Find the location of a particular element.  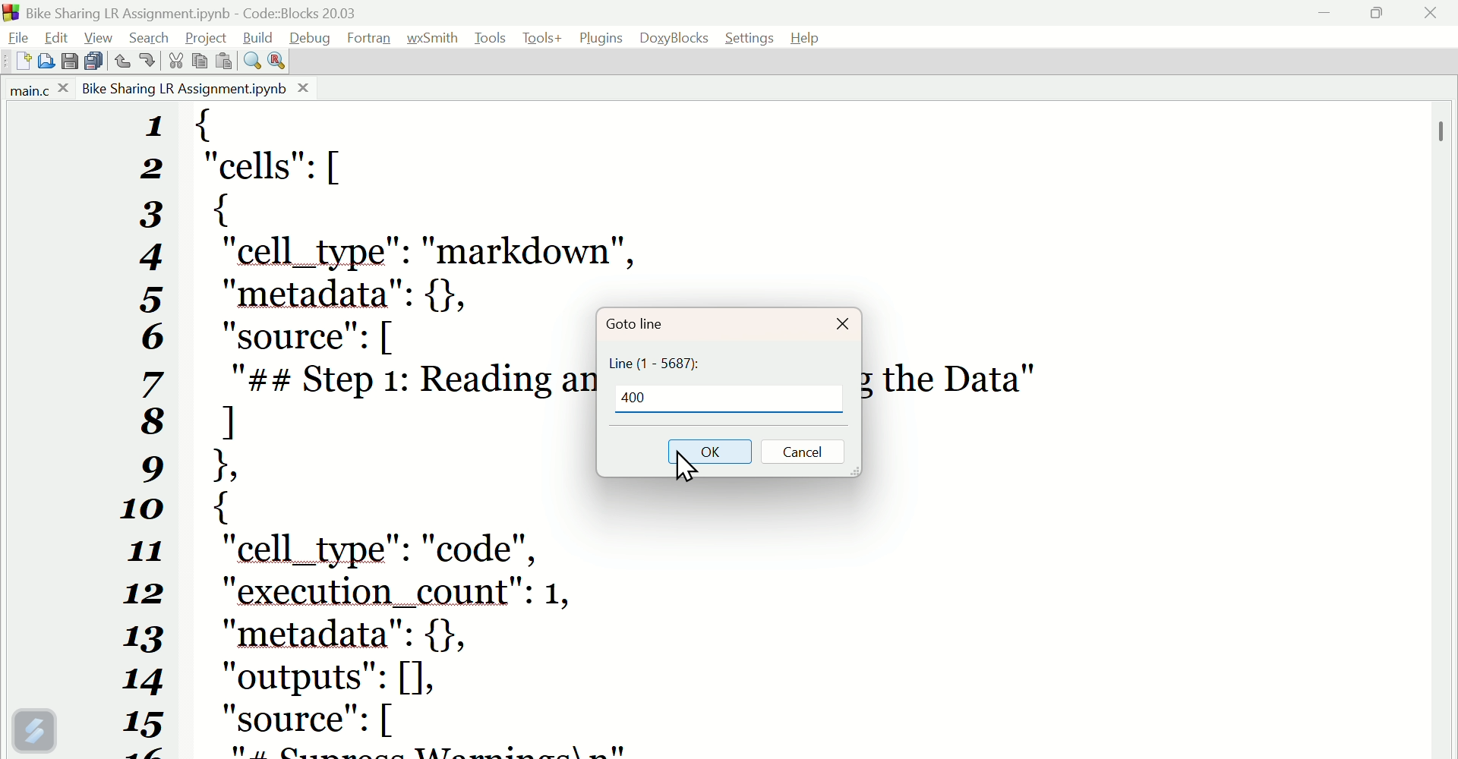

Open is located at coordinates (49, 61).